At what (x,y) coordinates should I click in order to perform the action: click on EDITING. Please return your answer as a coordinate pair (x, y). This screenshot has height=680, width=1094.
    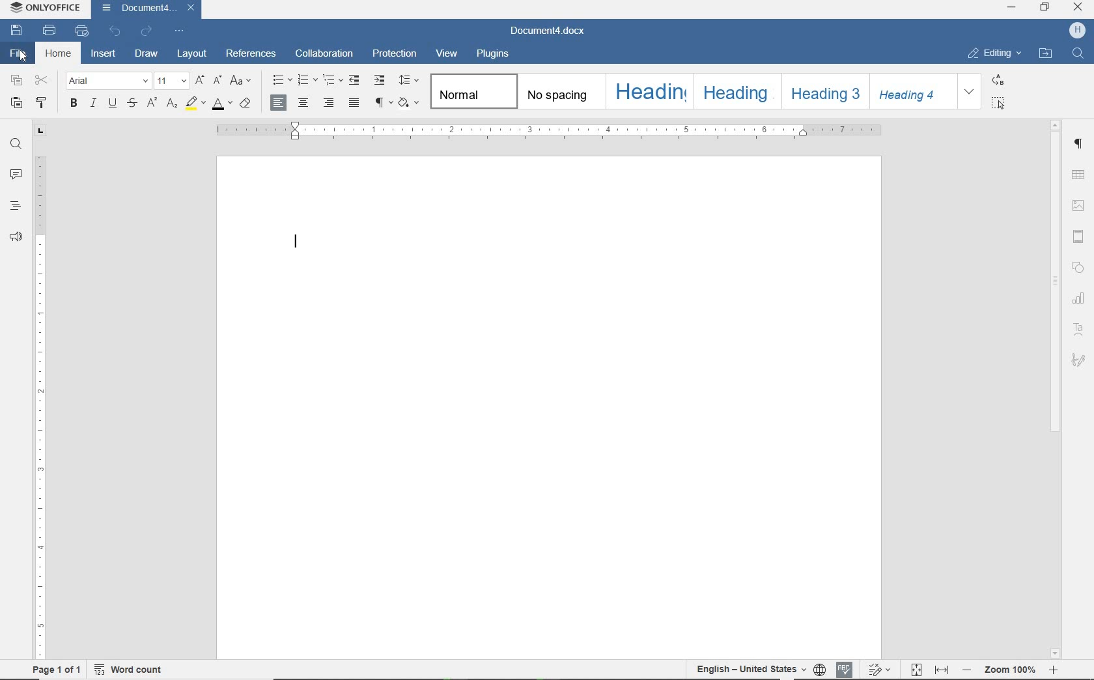
    Looking at the image, I should click on (996, 53).